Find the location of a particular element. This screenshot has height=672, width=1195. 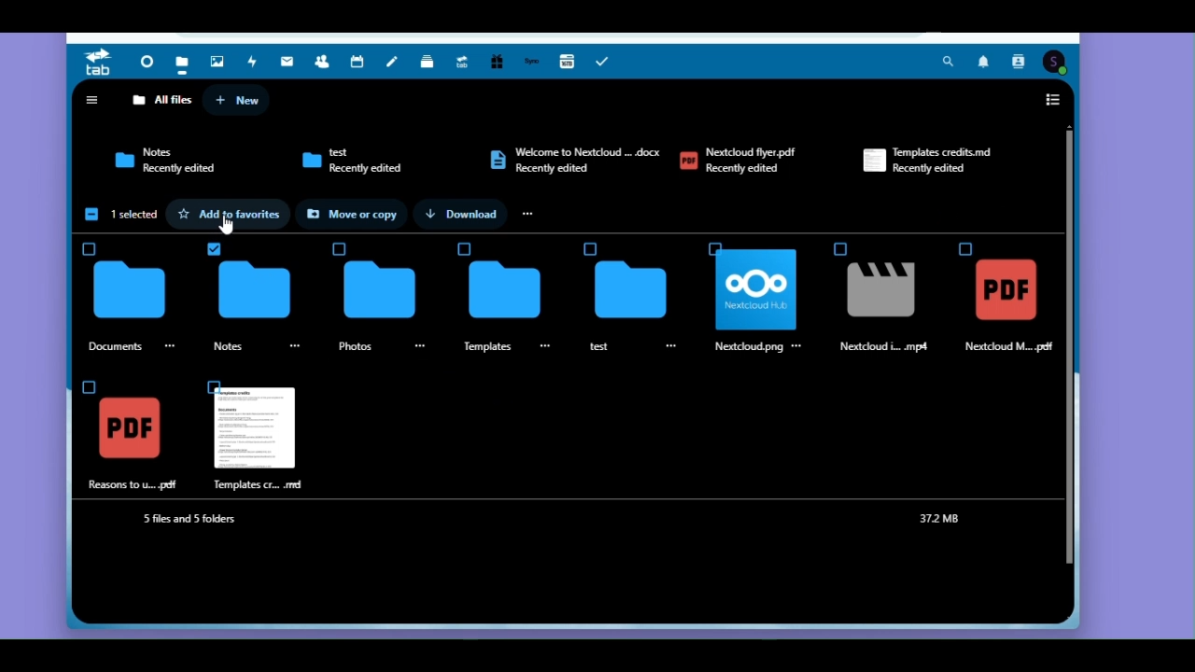

Mail is located at coordinates (287, 62).